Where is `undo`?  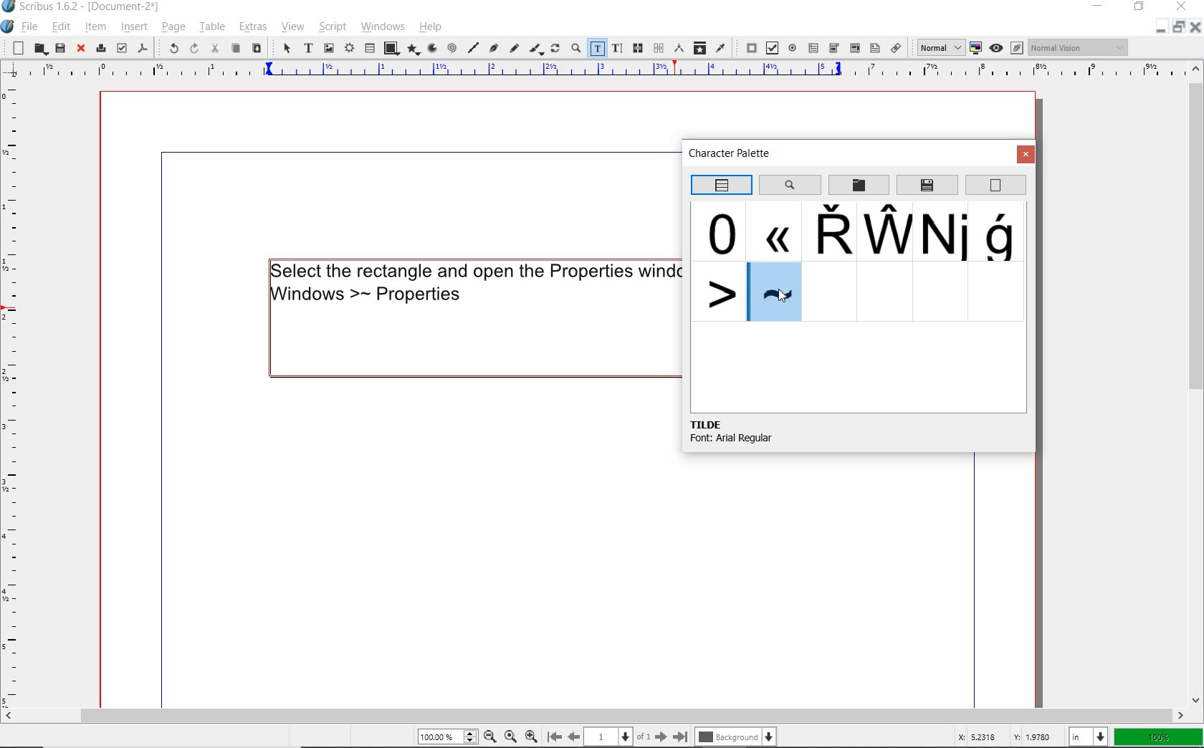
undo is located at coordinates (169, 47).